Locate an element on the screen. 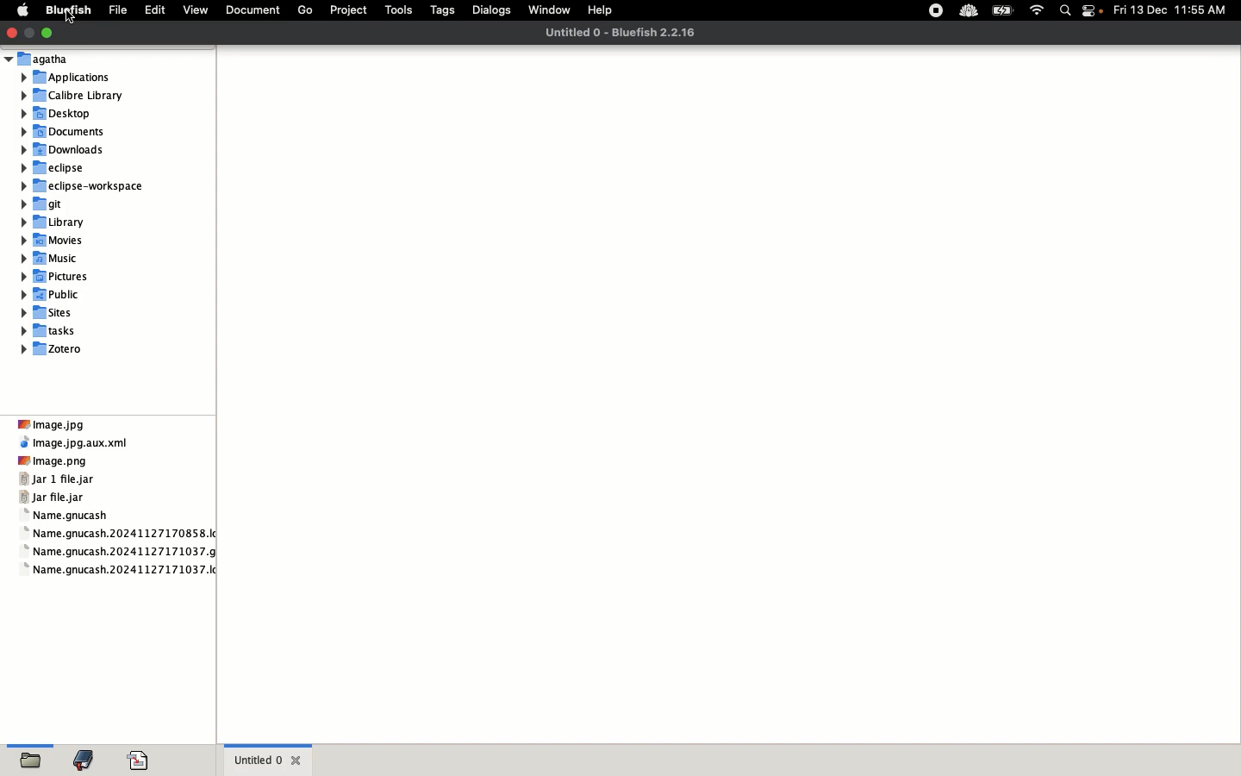 The image size is (1241, 776). library is located at coordinates (58, 222).